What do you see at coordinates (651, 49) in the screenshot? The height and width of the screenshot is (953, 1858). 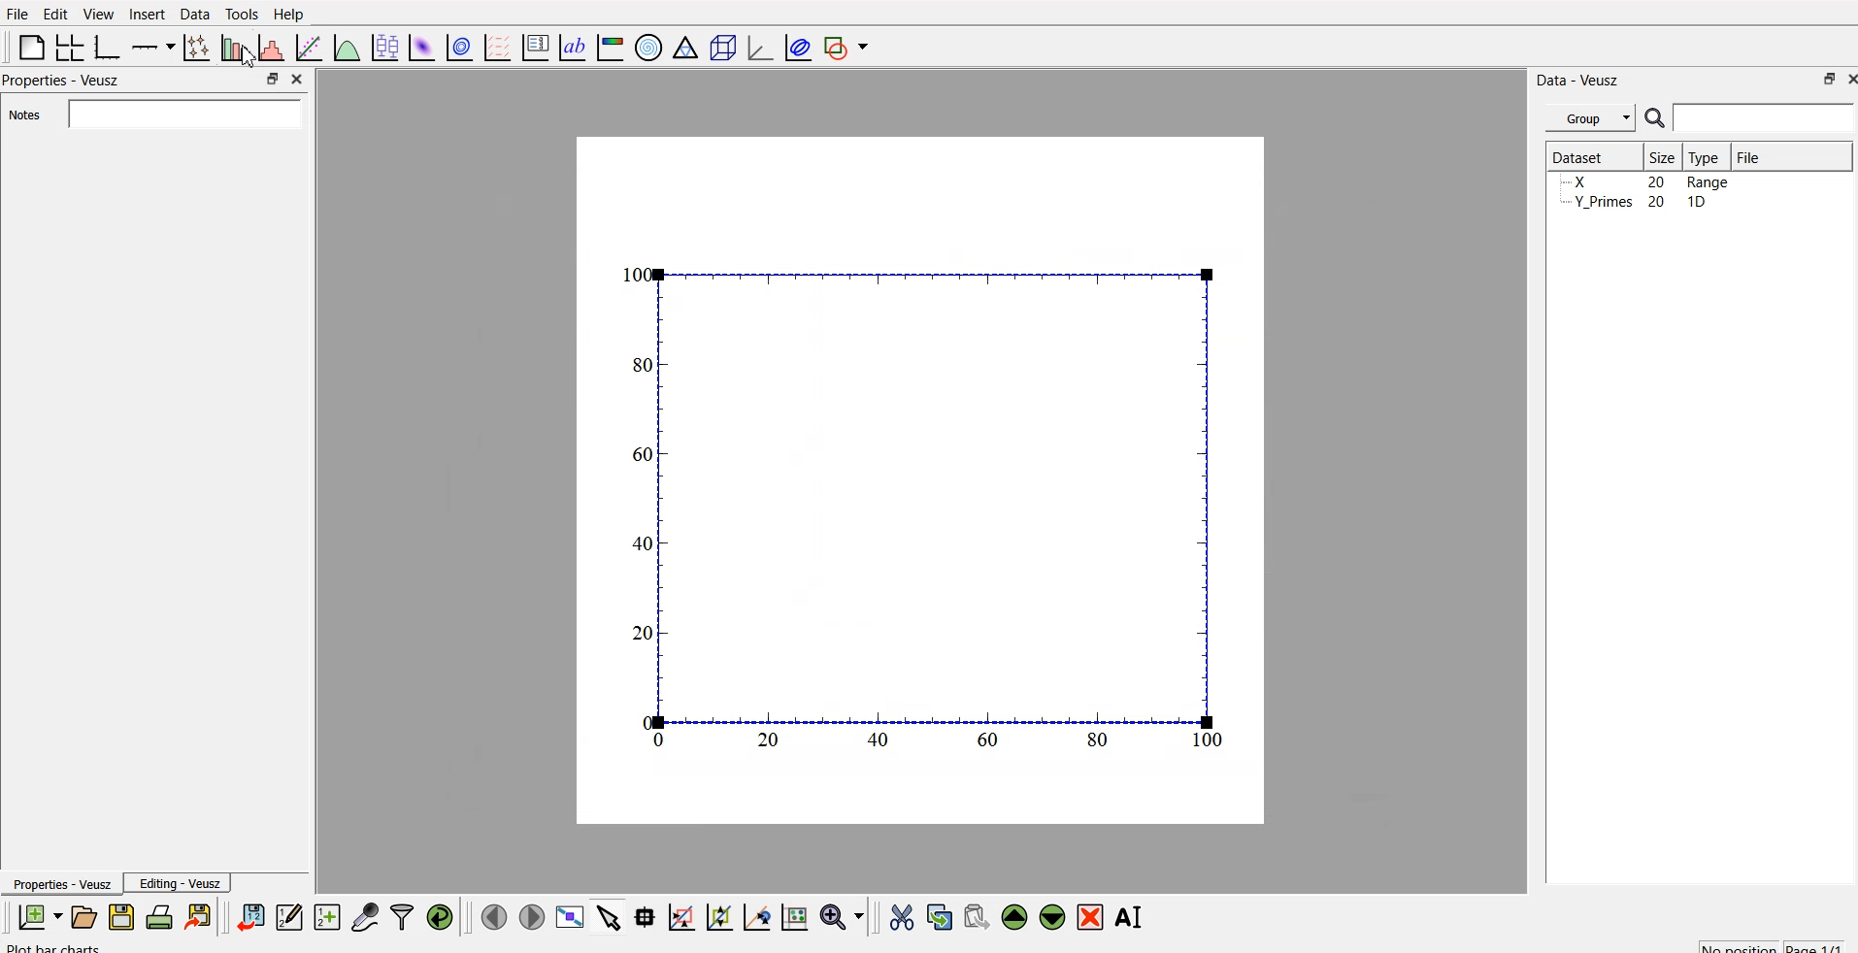 I see `polar graph` at bounding box center [651, 49].